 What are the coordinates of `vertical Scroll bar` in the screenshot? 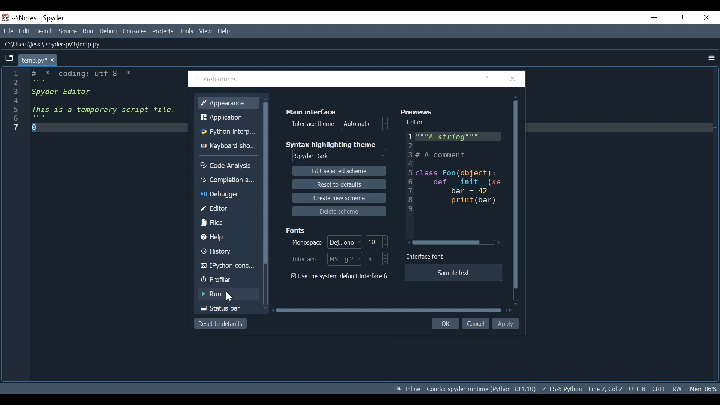 It's located at (517, 201).